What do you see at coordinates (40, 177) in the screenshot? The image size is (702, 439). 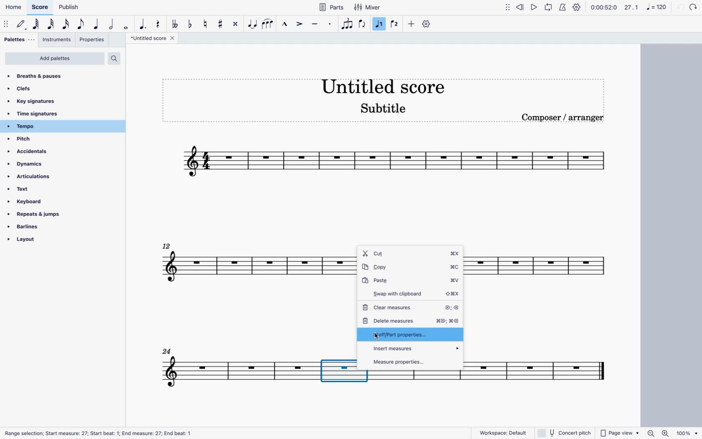 I see `articulations` at bounding box center [40, 177].